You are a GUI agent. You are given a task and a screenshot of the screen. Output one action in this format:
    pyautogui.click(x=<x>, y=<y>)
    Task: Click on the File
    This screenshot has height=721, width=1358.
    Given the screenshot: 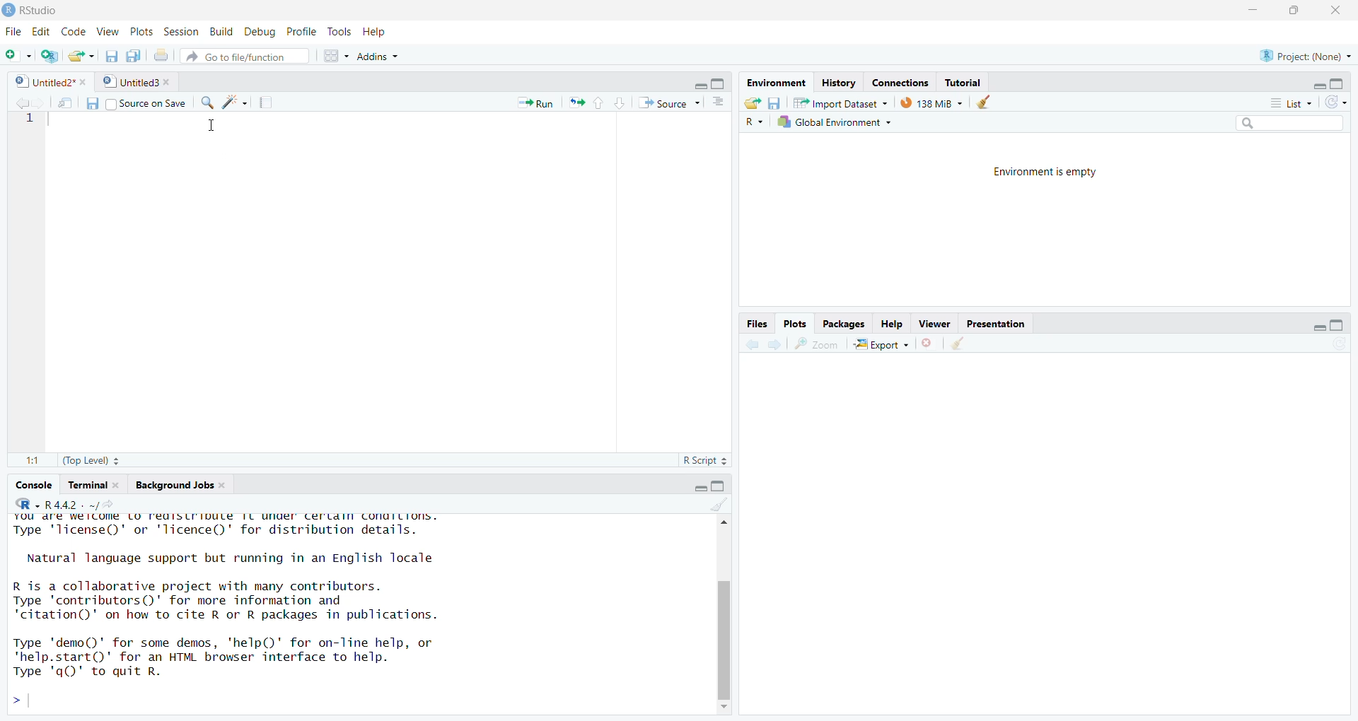 What is the action you would take?
    pyautogui.click(x=12, y=29)
    